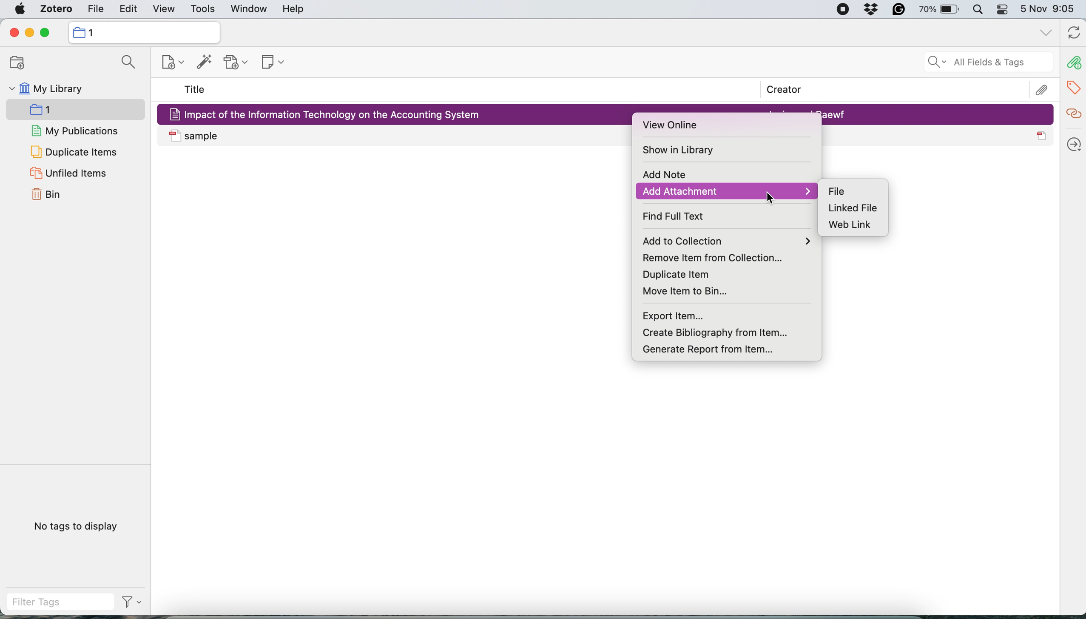 This screenshot has height=619, width=1086. Describe the element at coordinates (54, 111) in the screenshot. I see `1` at that location.